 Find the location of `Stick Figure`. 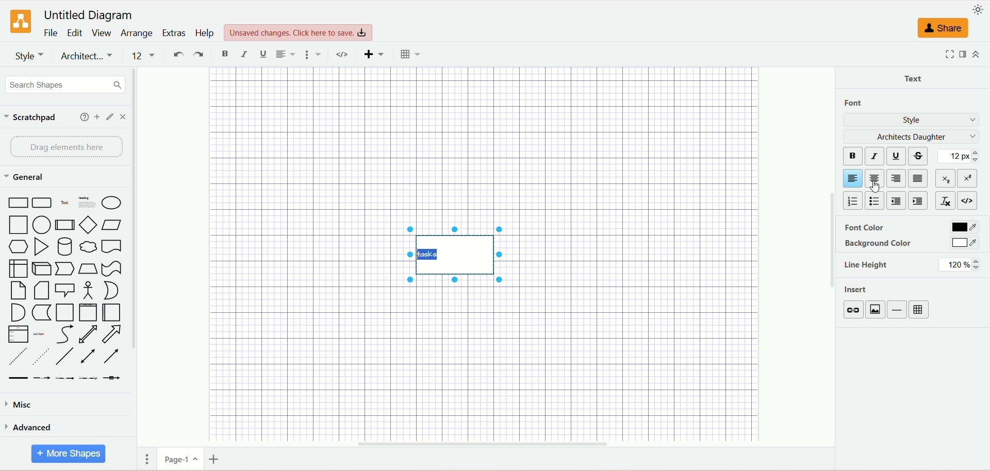

Stick Figure is located at coordinates (89, 291).